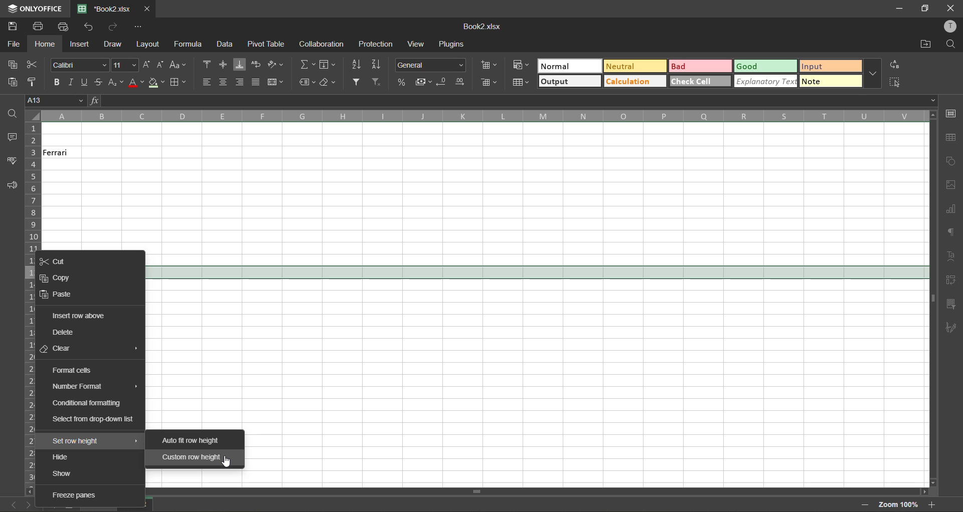  I want to click on charts, so click(952, 211).